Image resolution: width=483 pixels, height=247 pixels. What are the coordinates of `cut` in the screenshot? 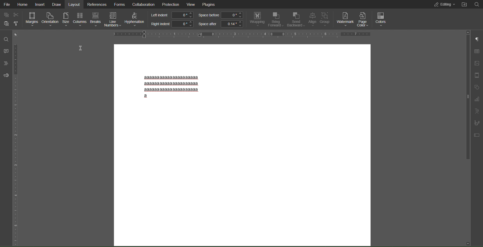 It's located at (16, 14).